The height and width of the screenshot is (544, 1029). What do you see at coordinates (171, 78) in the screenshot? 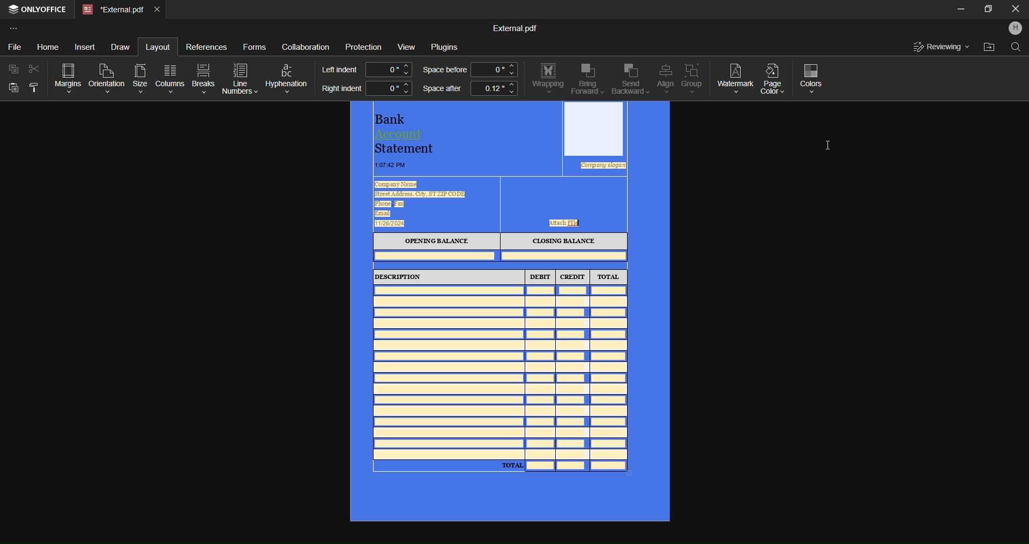
I see `Columns` at bounding box center [171, 78].